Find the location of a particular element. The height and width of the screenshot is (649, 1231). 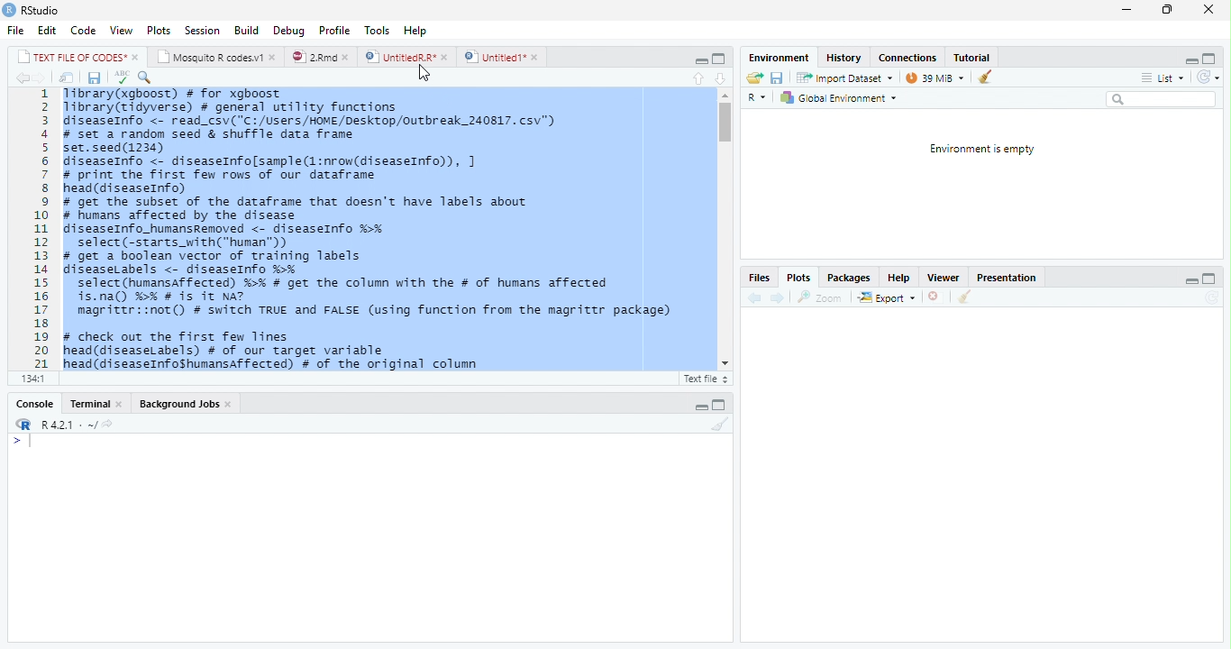

Environment is located at coordinates (774, 57).